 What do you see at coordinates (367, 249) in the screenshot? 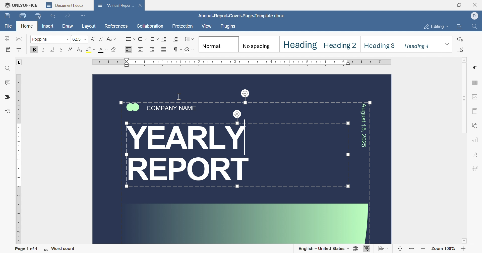
I see `spell checking` at bounding box center [367, 249].